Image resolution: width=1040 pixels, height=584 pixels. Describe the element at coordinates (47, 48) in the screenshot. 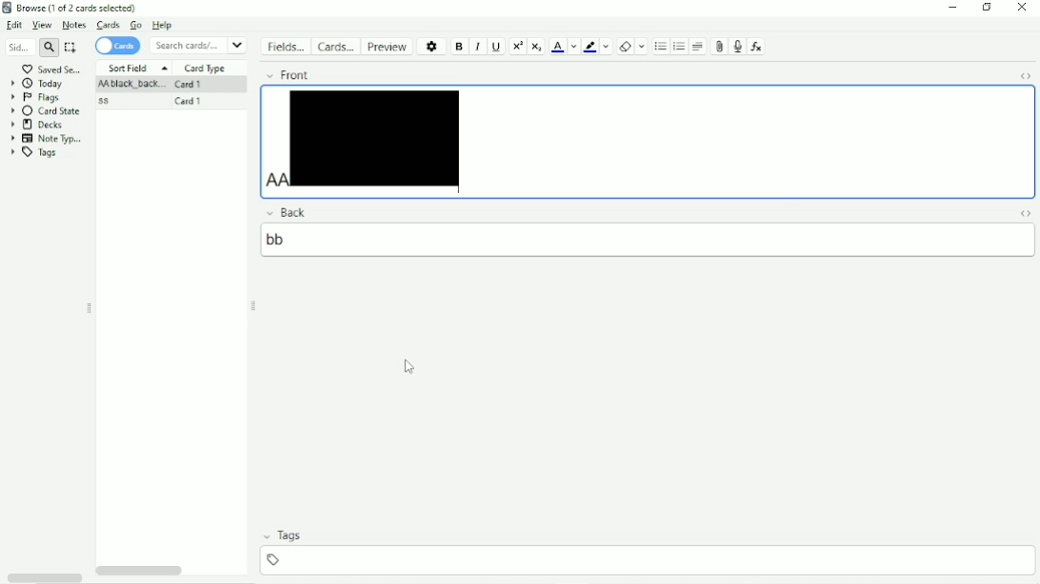

I see `search` at that location.